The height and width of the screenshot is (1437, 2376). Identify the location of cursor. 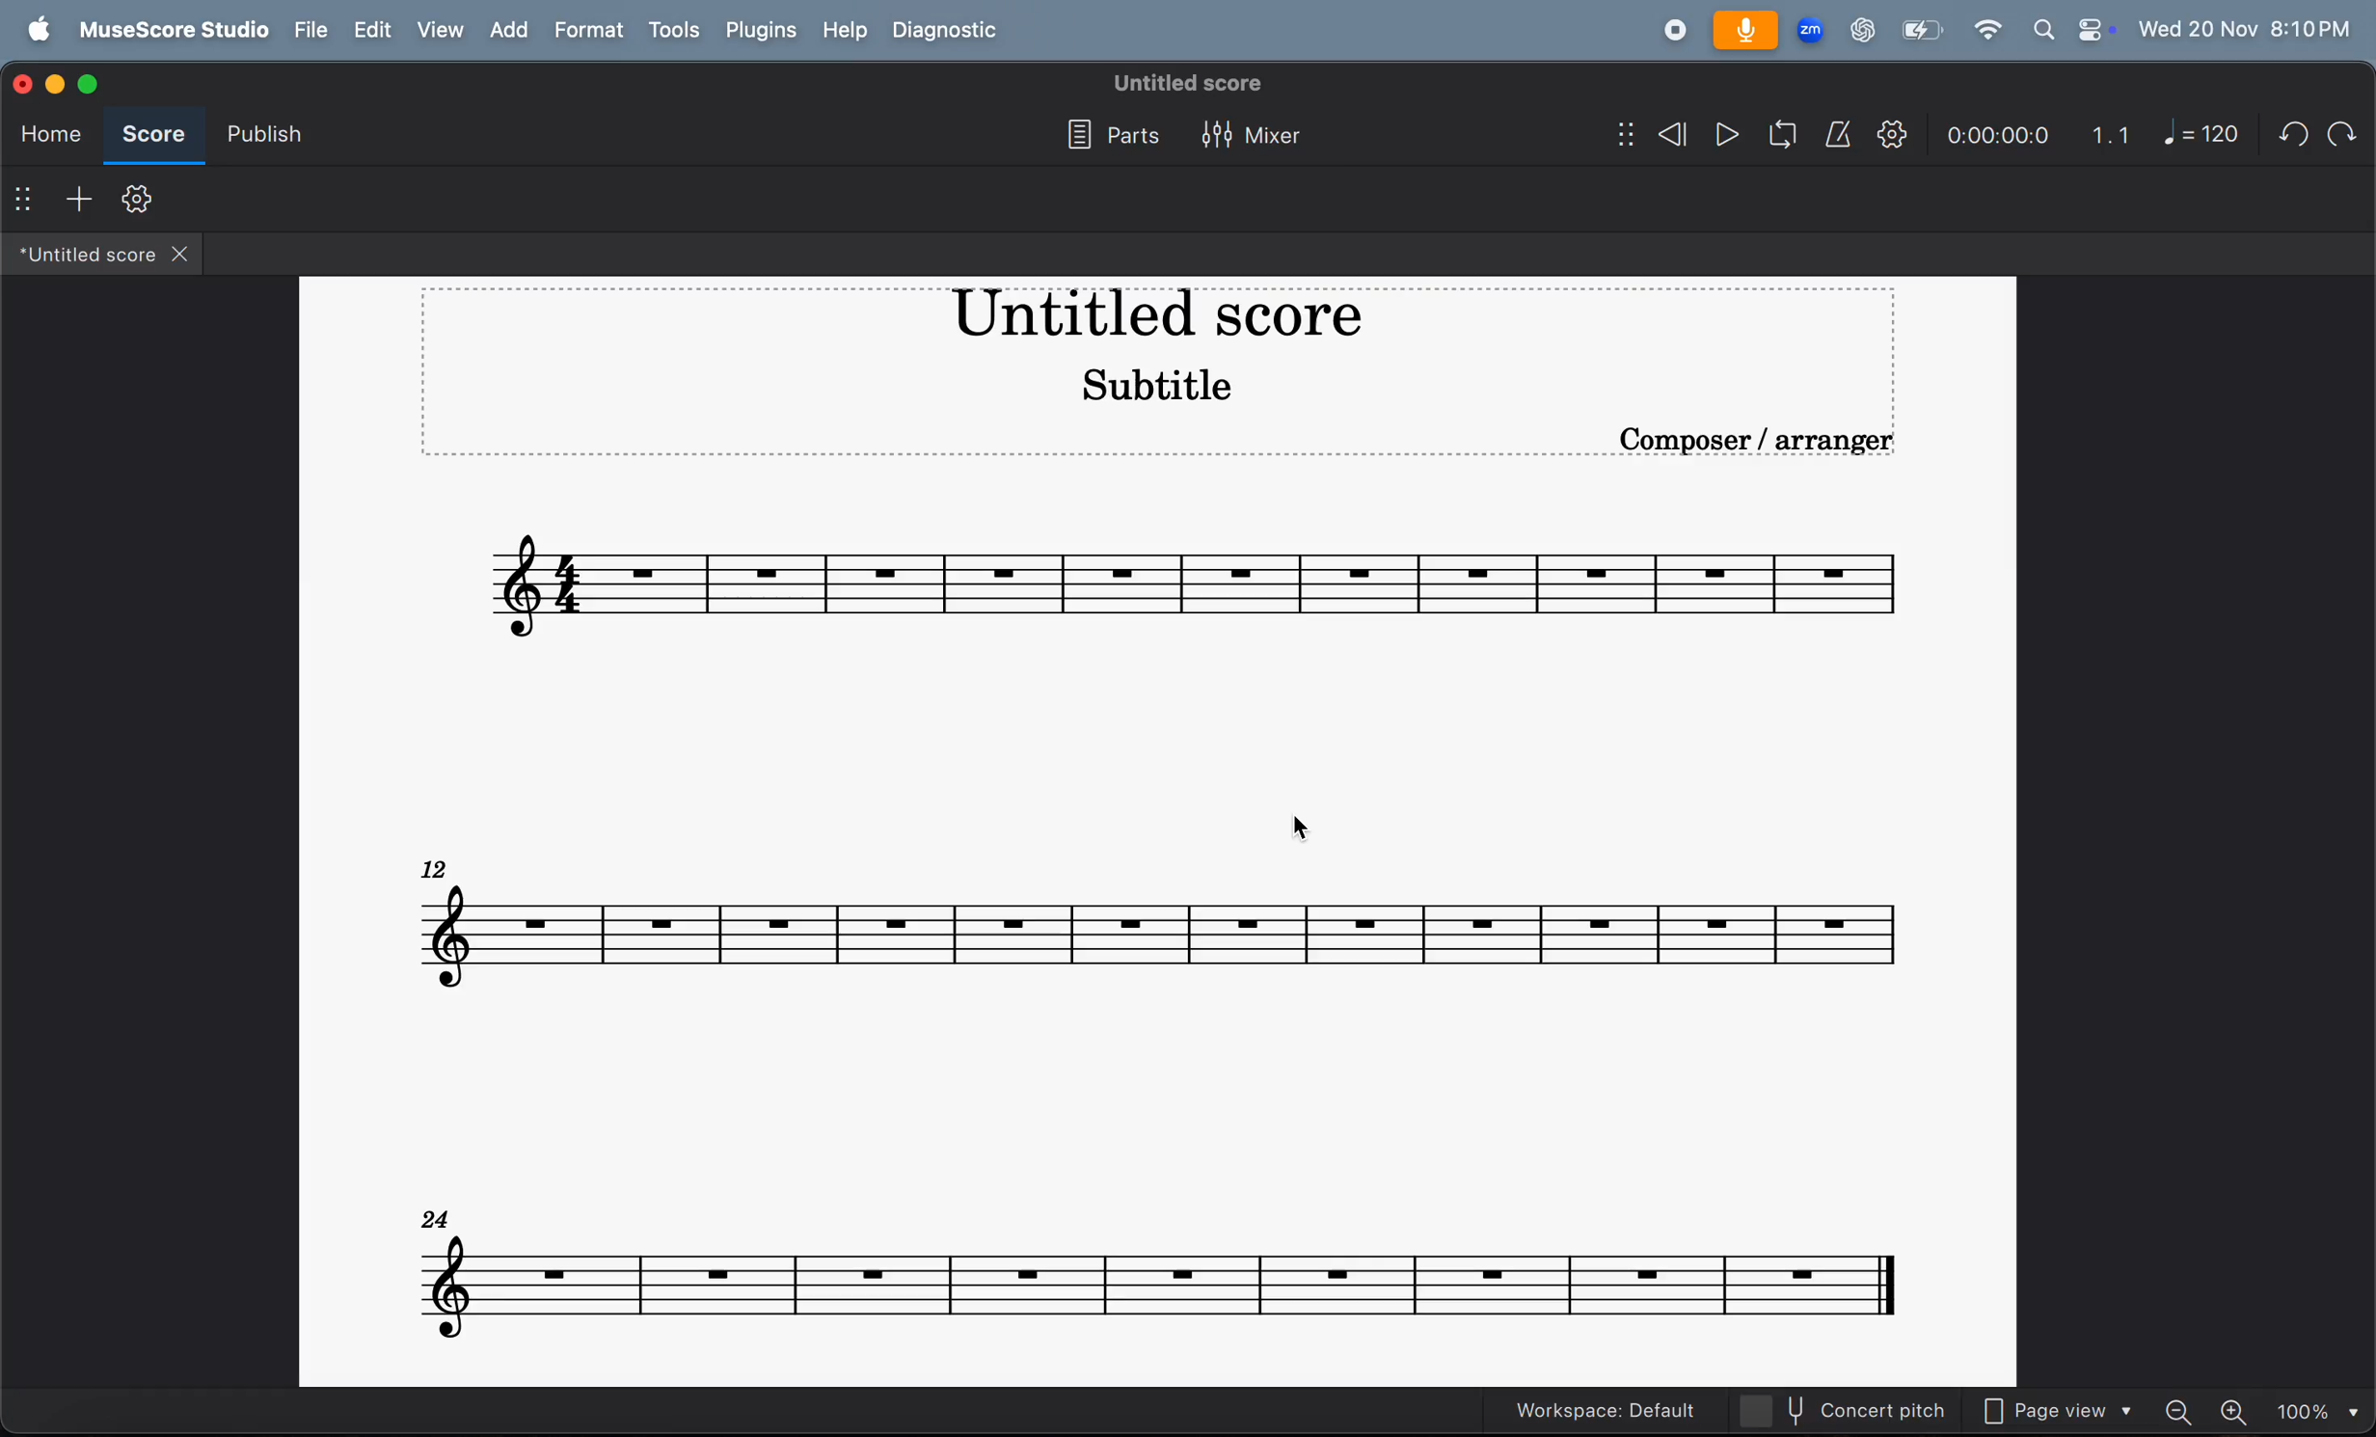
(1295, 827).